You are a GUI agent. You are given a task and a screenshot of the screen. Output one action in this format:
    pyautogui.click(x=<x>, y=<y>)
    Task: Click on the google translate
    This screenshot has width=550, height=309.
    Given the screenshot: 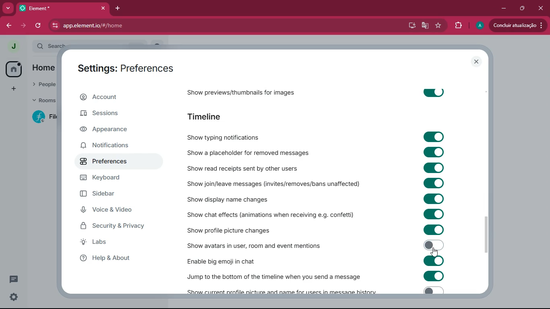 What is the action you would take?
    pyautogui.click(x=425, y=27)
    